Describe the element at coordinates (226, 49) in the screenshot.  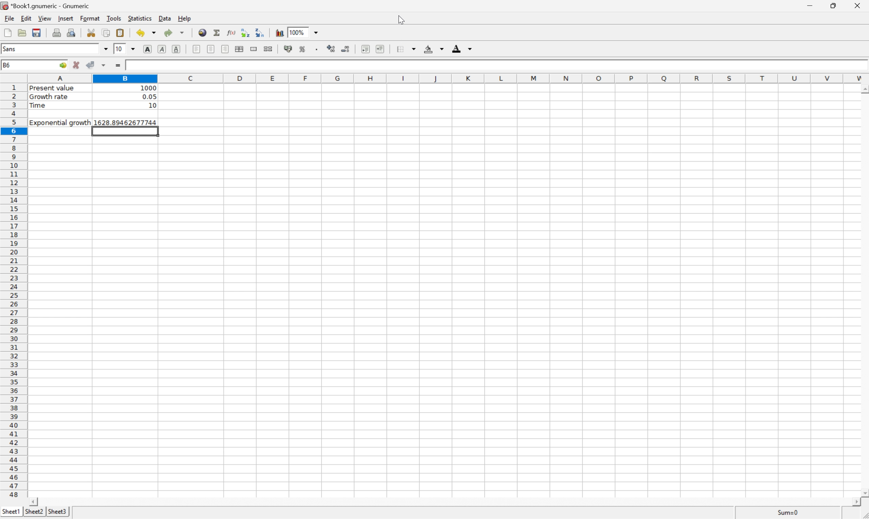
I see `Align Right` at that location.